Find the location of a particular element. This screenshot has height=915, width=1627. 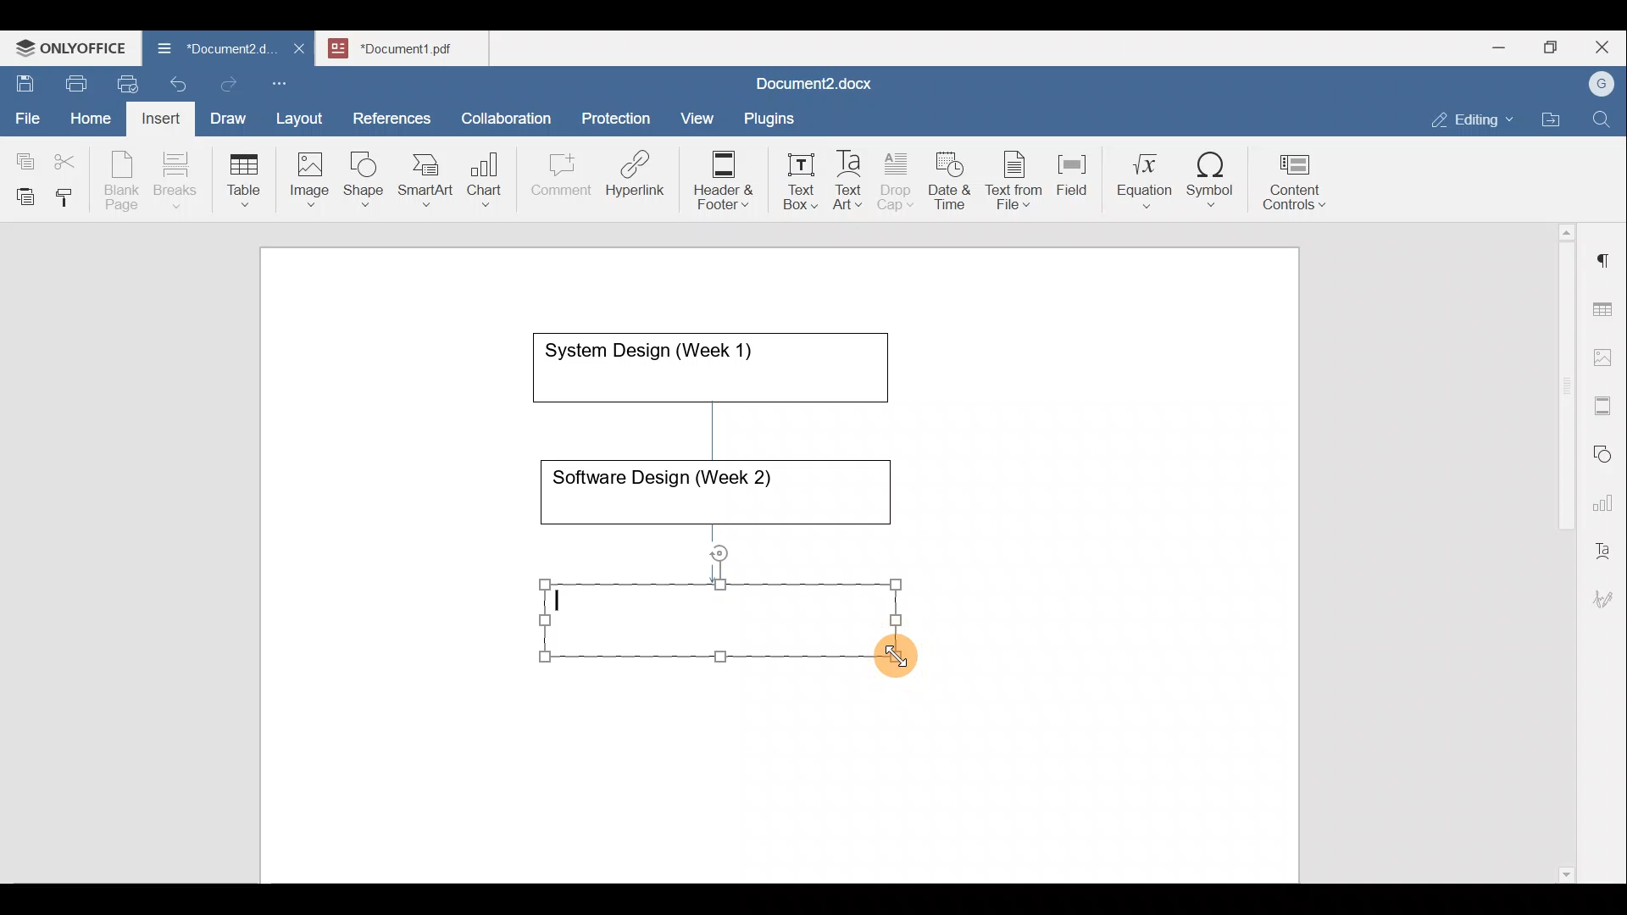

Collaboration is located at coordinates (503, 109).